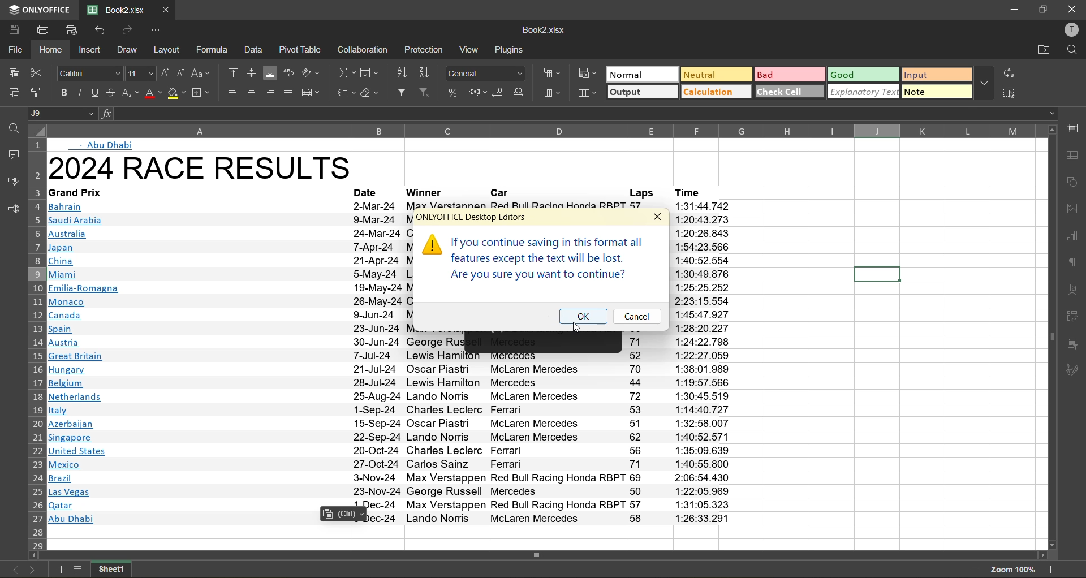  What do you see at coordinates (226, 206) in the screenshot?
I see `text info` at bounding box center [226, 206].